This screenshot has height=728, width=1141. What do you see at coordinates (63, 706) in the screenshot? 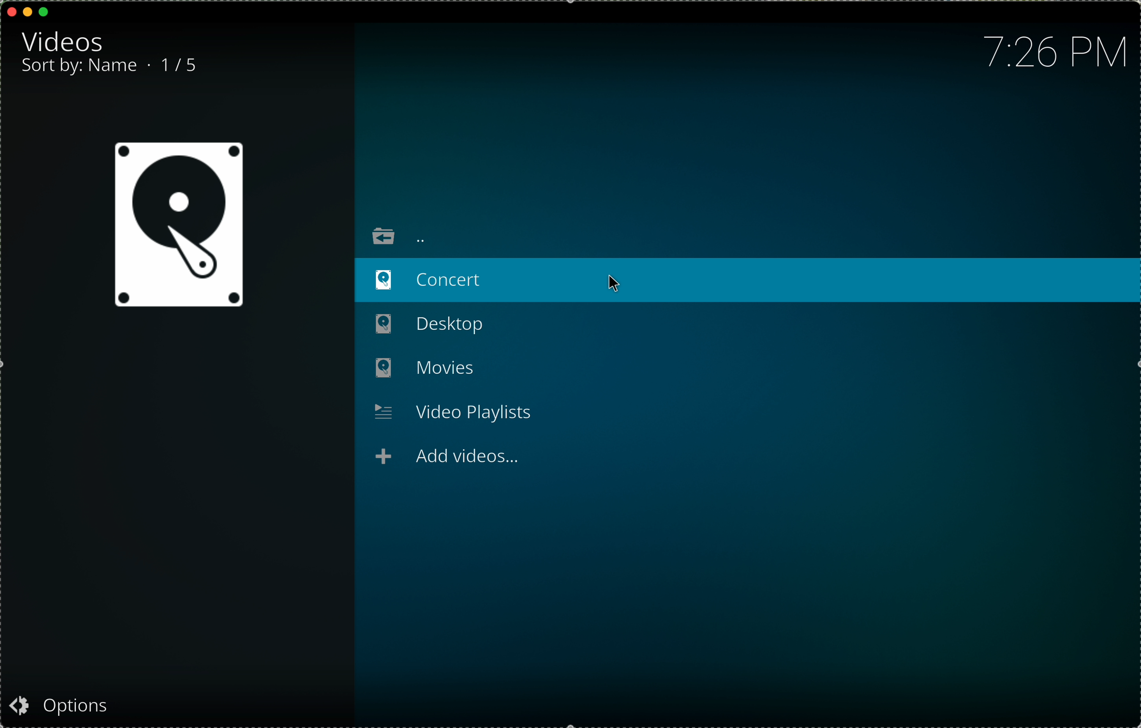
I see `options` at bounding box center [63, 706].